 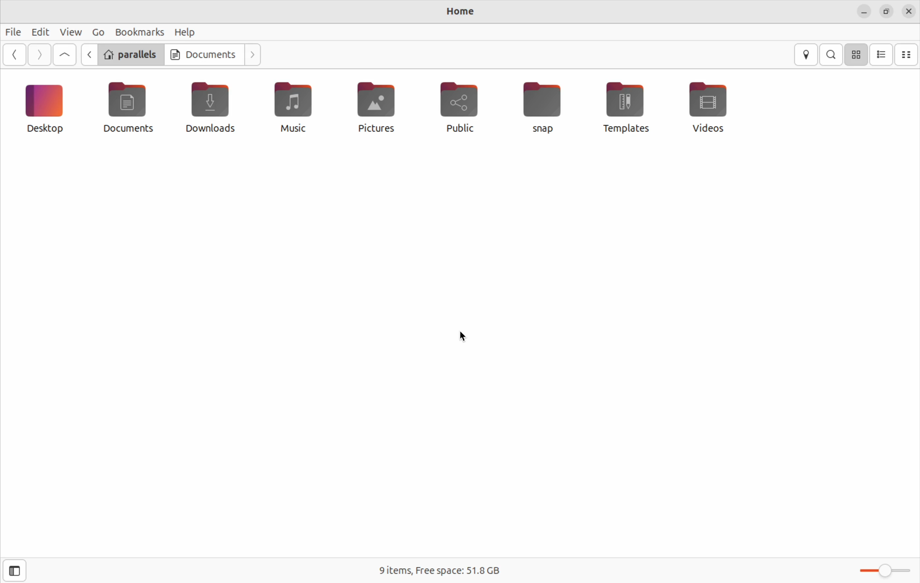 I want to click on help, so click(x=187, y=33).